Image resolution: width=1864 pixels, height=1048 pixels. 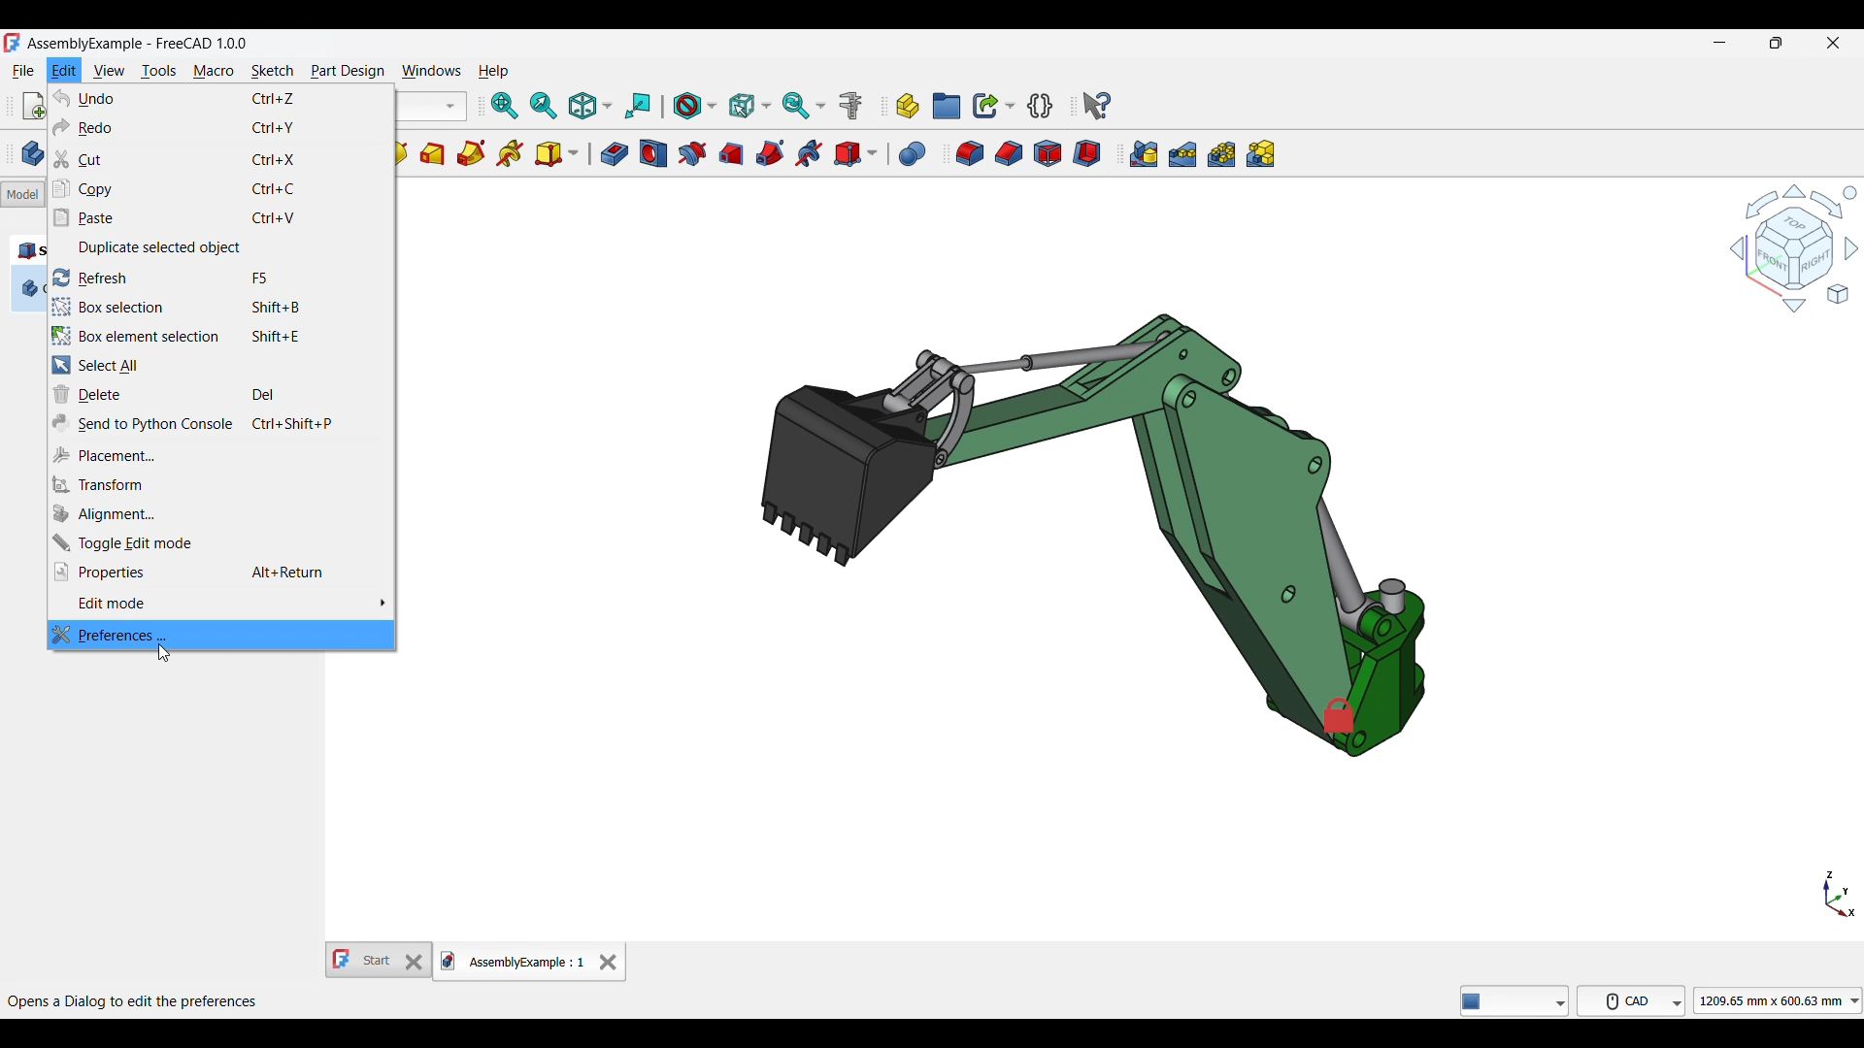 I want to click on Close tab, so click(x=608, y=962).